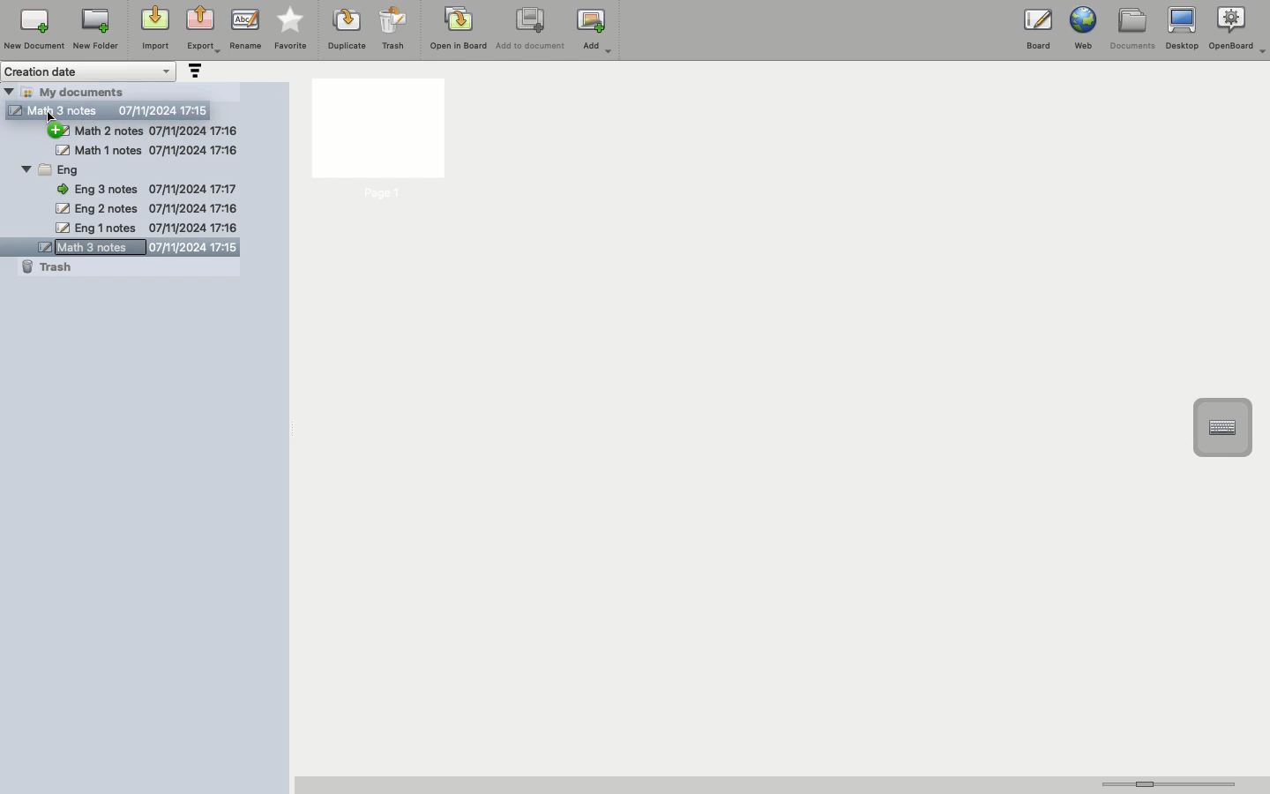  I want to click on My documents, so click(85, 91).